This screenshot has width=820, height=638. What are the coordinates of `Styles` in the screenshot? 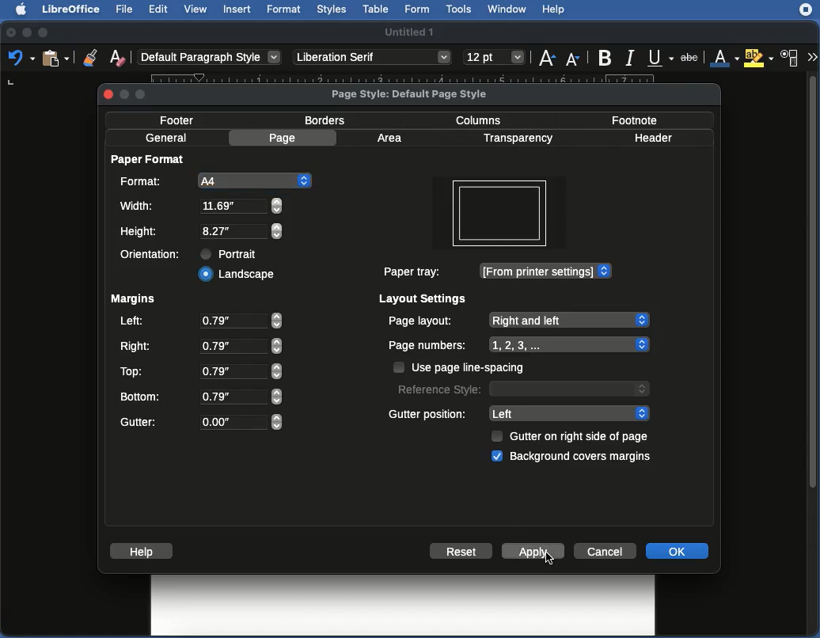 It's located at (332, 9).